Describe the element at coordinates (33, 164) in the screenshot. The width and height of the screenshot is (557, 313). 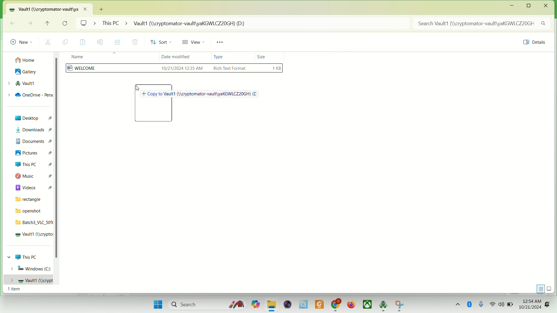
I see `this PC` at that location.